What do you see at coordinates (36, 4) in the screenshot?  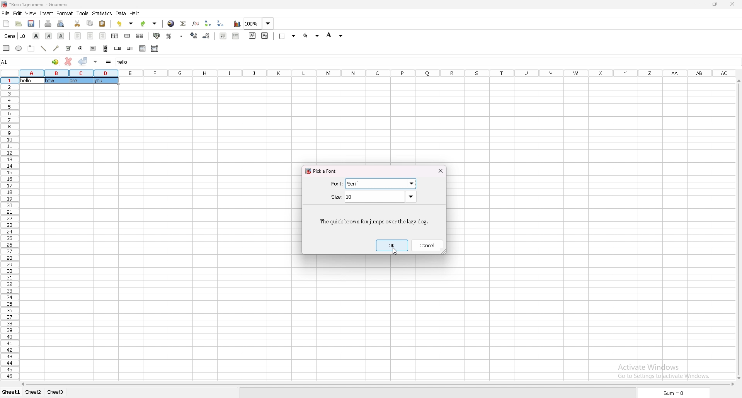 I see `file name` at bounding box center [36, 4].